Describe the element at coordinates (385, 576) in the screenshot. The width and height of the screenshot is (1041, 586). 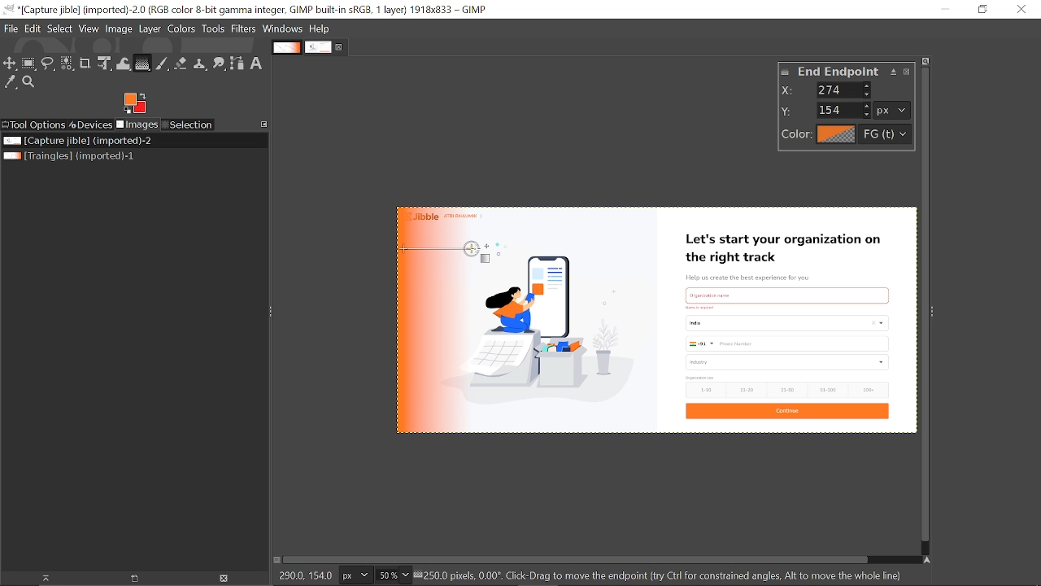
I see `Current zoom` at that location.